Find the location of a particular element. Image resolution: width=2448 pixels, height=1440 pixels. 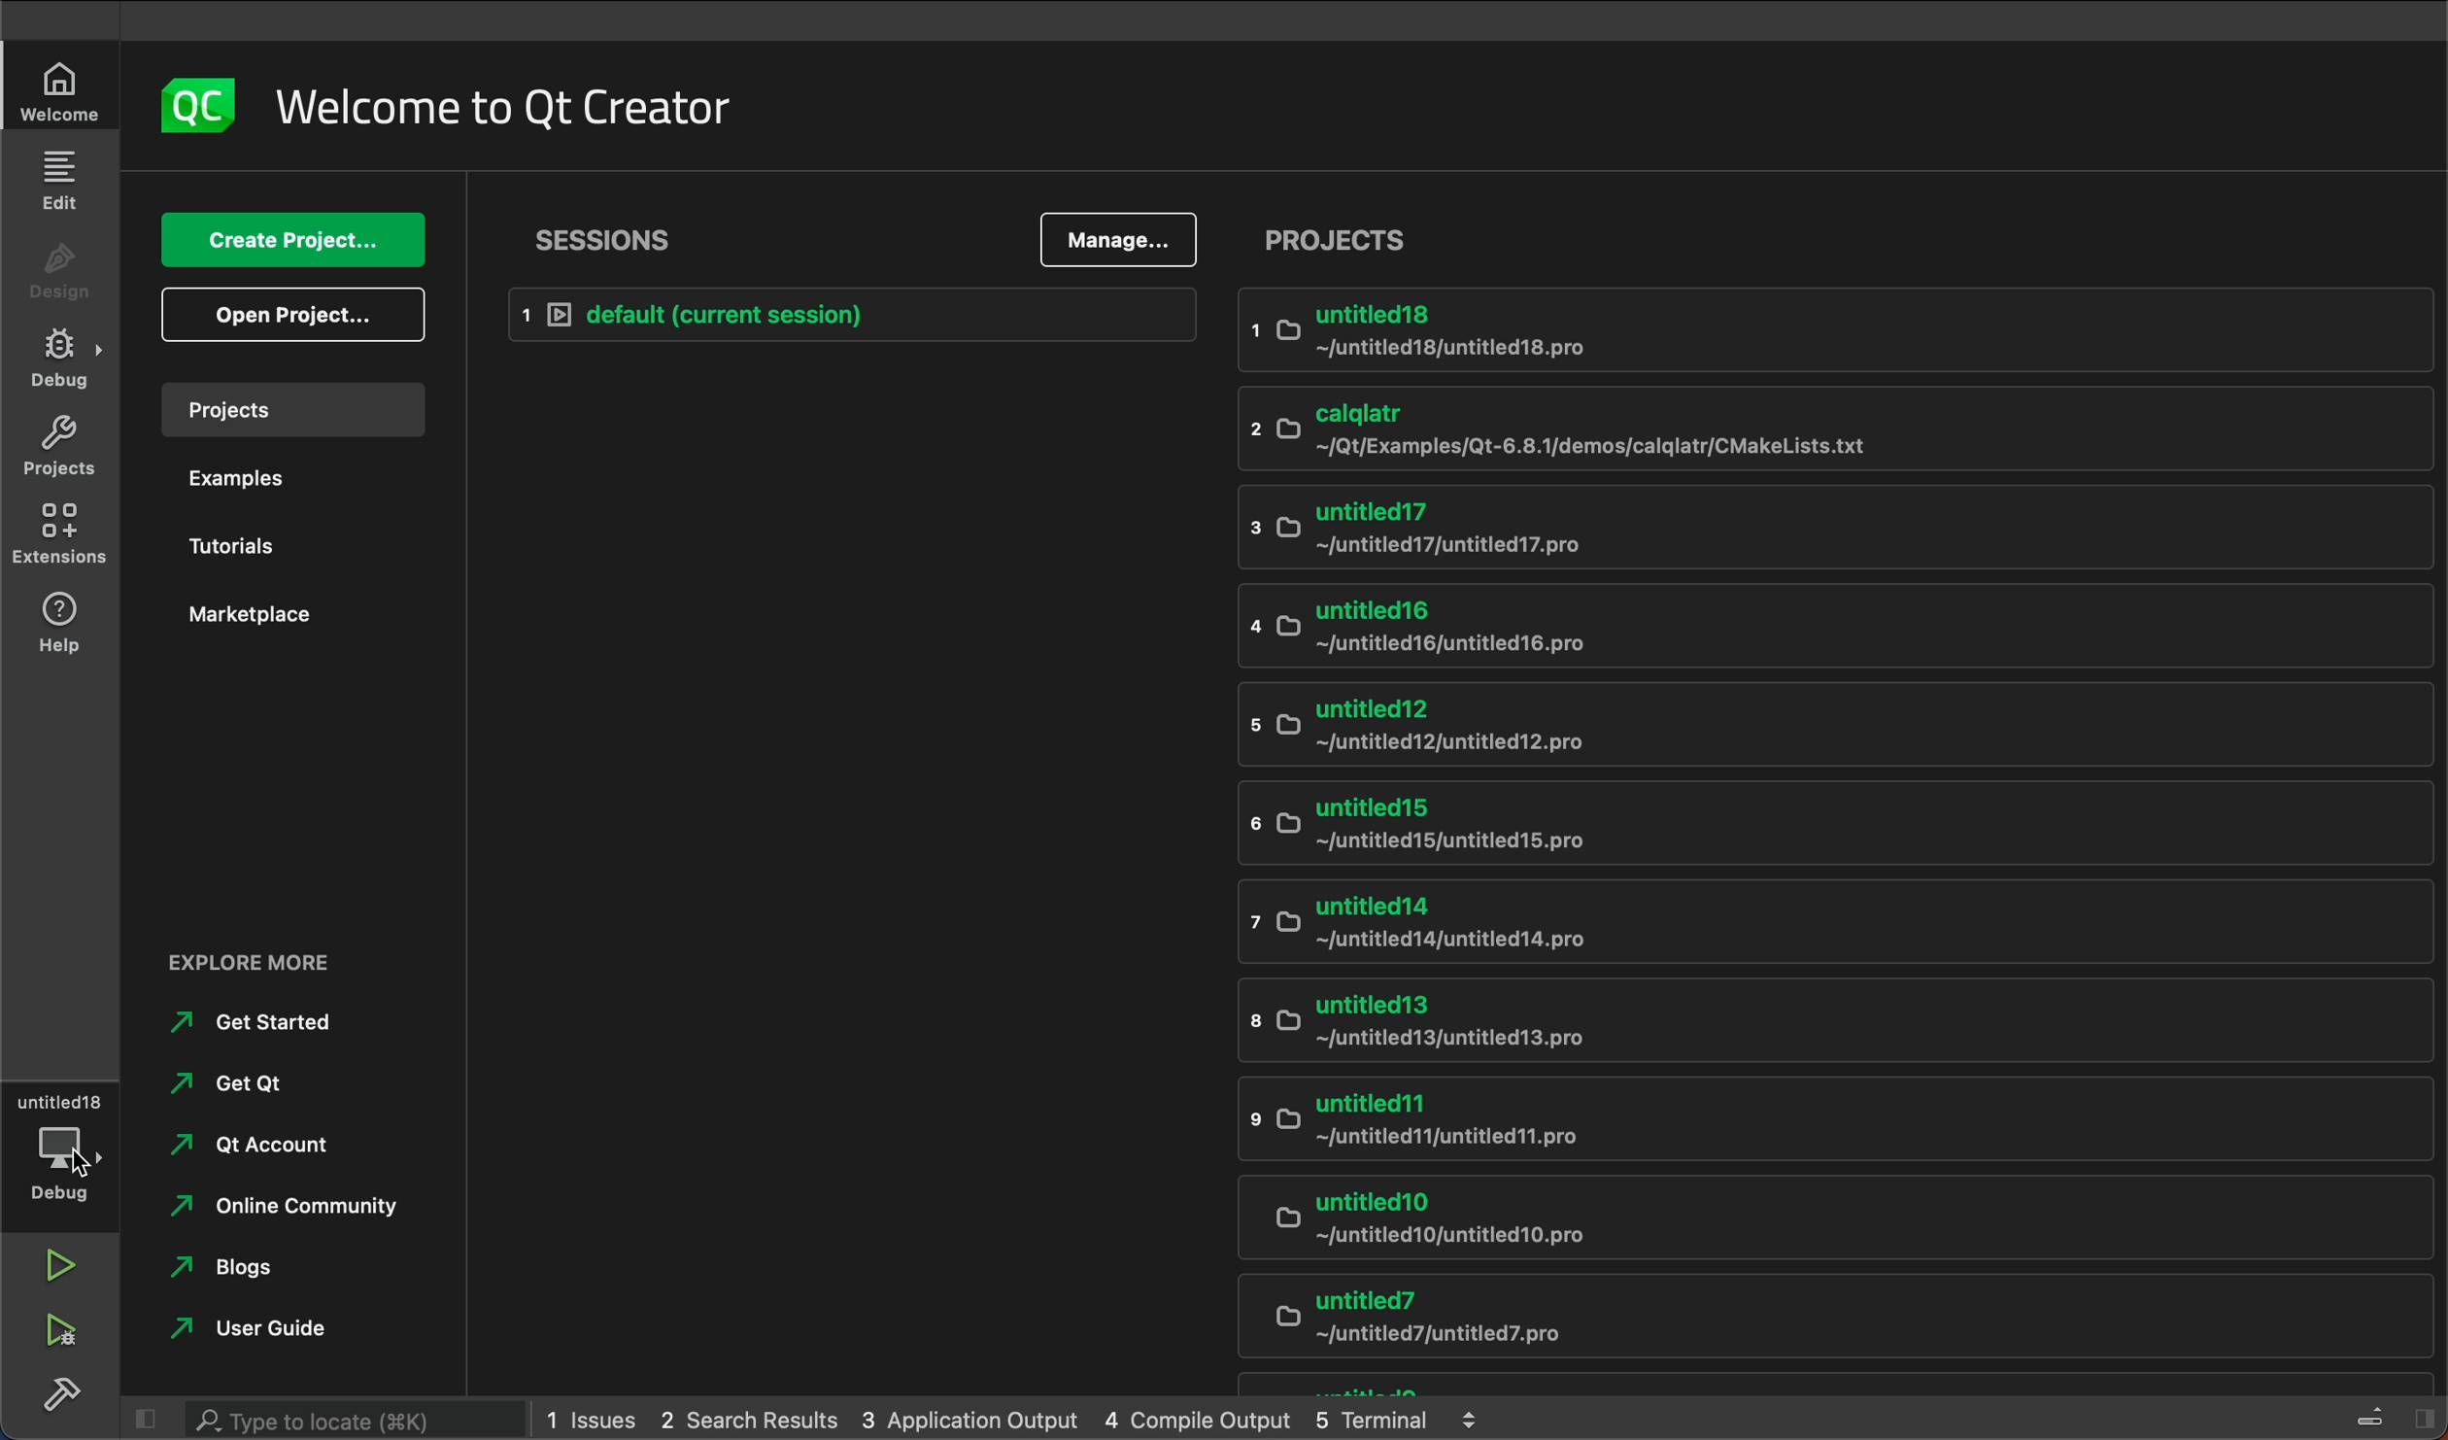

edit is located at coordinates (63, 181).